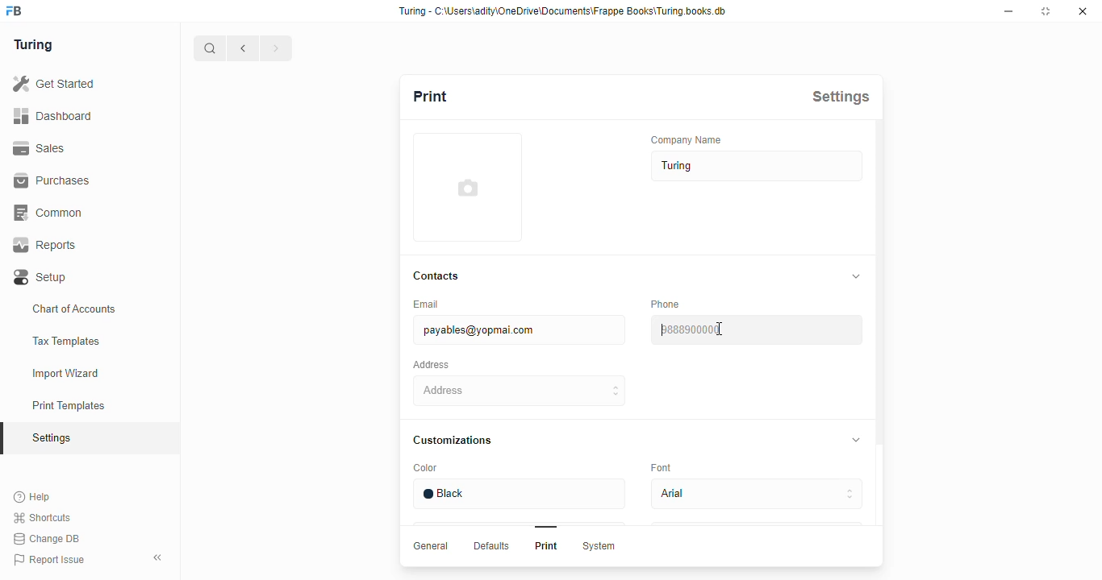 Image resolution: width=1102 pixels, height=580 pixels. Describe the element at coordinates (73, 82) in the screenshot. I see `Get Started` at that location.